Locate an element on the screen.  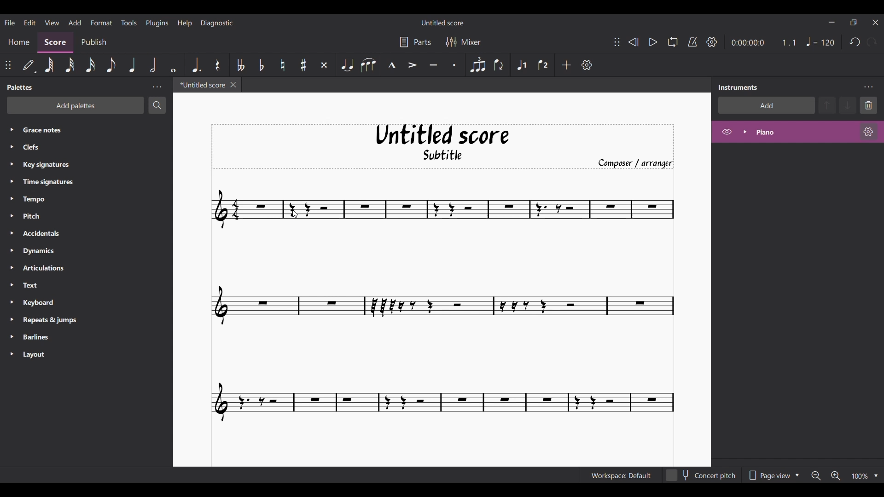
Staccato is located at coordinates (454, 65).